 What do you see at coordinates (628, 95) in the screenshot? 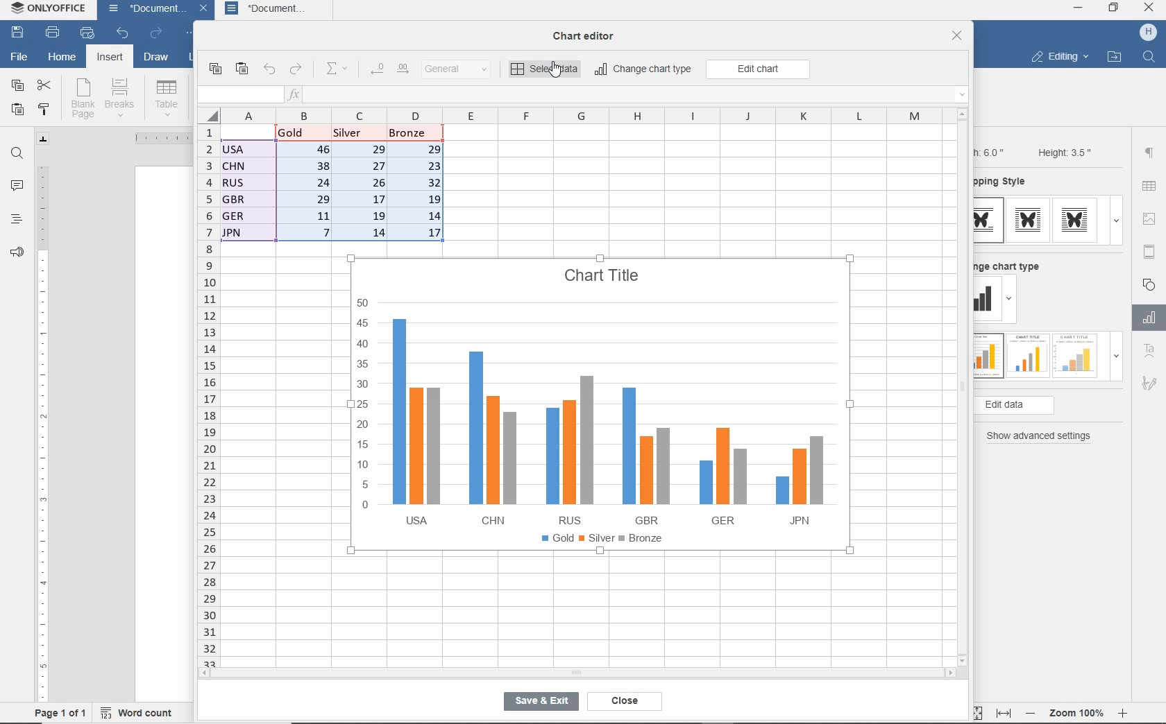
I see `insert function` at bounding box center [628, 95].